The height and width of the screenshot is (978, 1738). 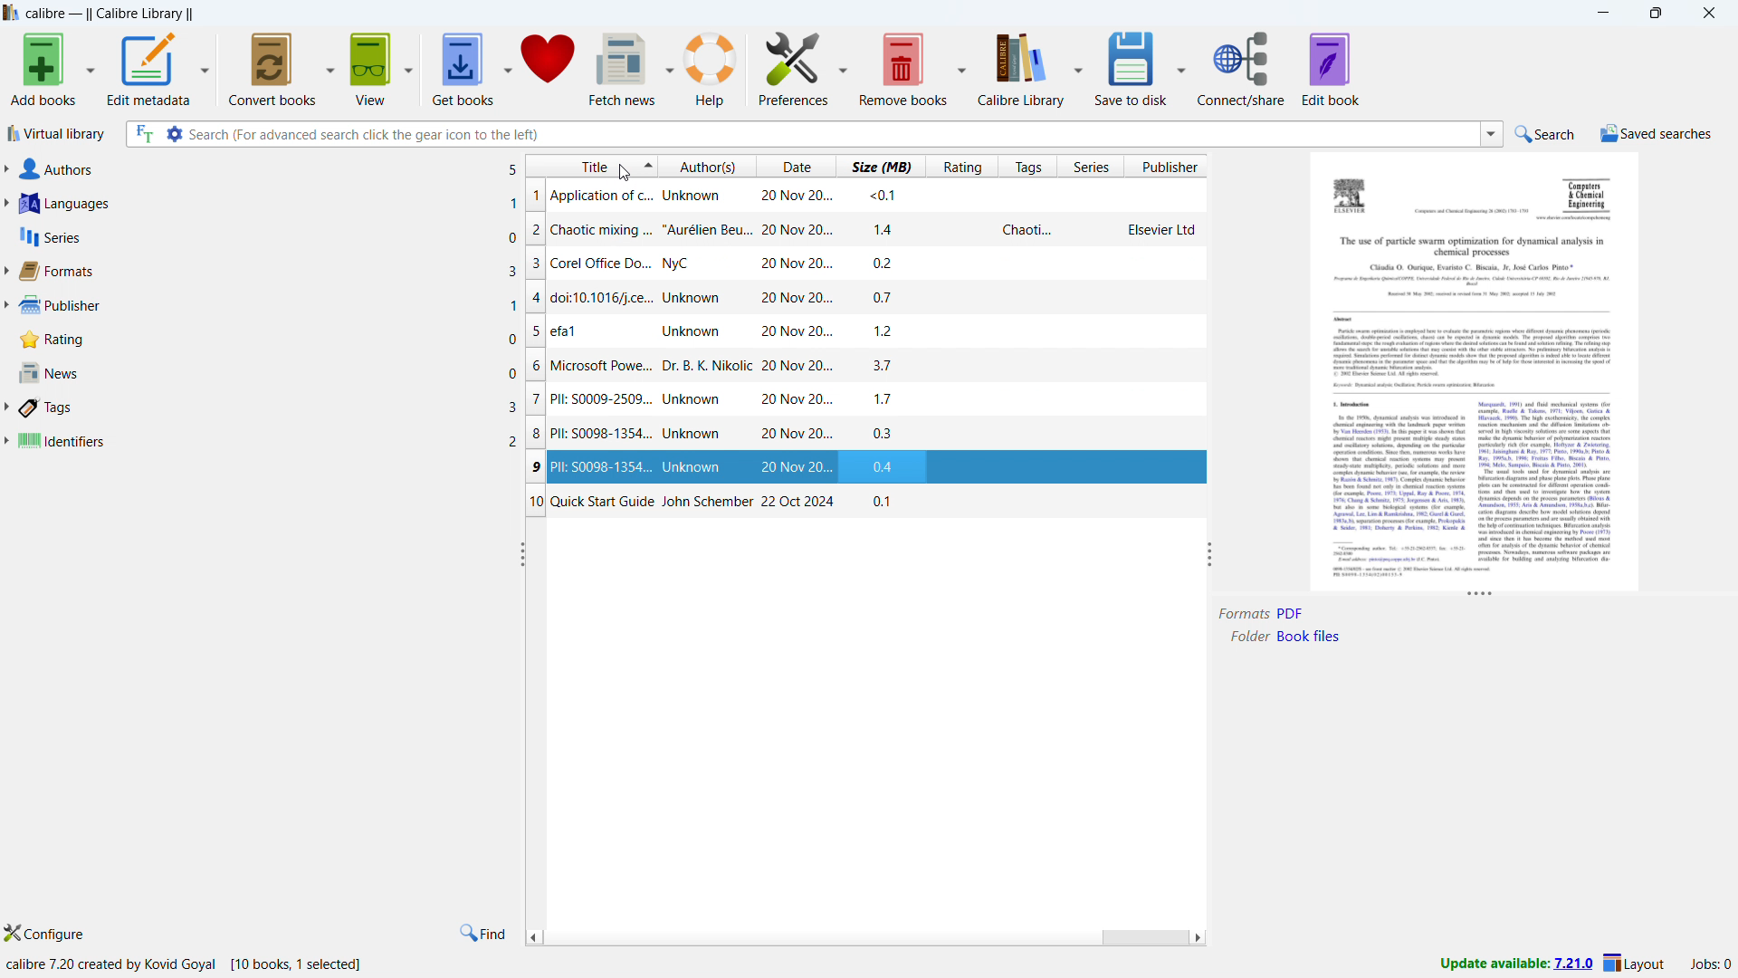 What do you see at coordinates (888, 227) in the screenshot?
I see `14` at bounding box center [888, 227].